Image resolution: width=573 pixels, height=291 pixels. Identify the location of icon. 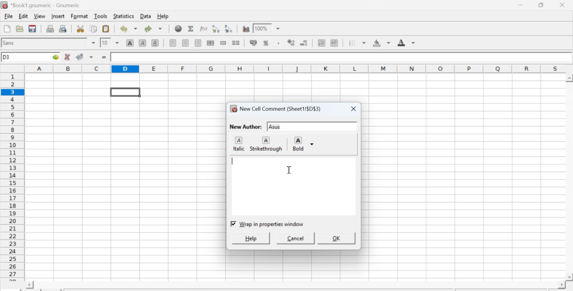
(4, 5).